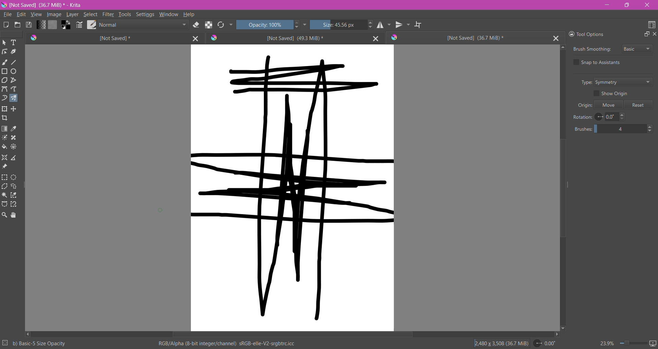 This screenshot has height=349, width=658. I want to click on Horizontal Scroll Bar, so click(292, 335).